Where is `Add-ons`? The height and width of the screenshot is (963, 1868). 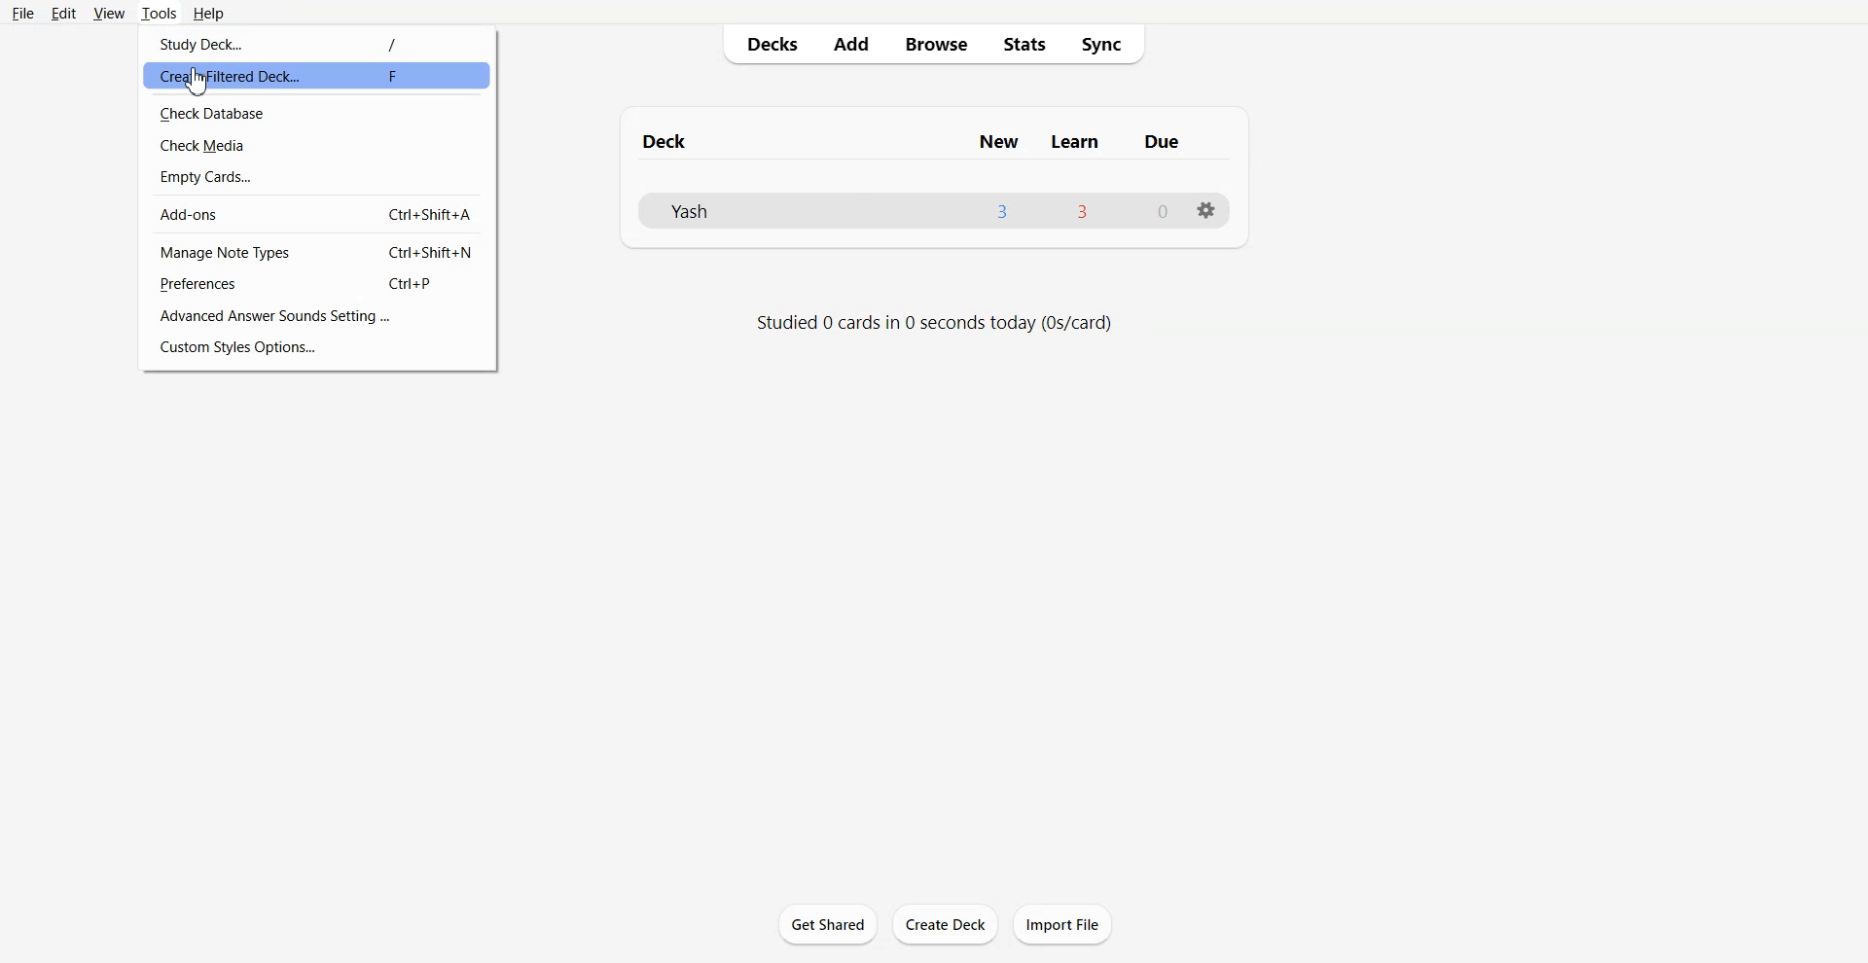
Add-ons is located at coordinates (316, 214).